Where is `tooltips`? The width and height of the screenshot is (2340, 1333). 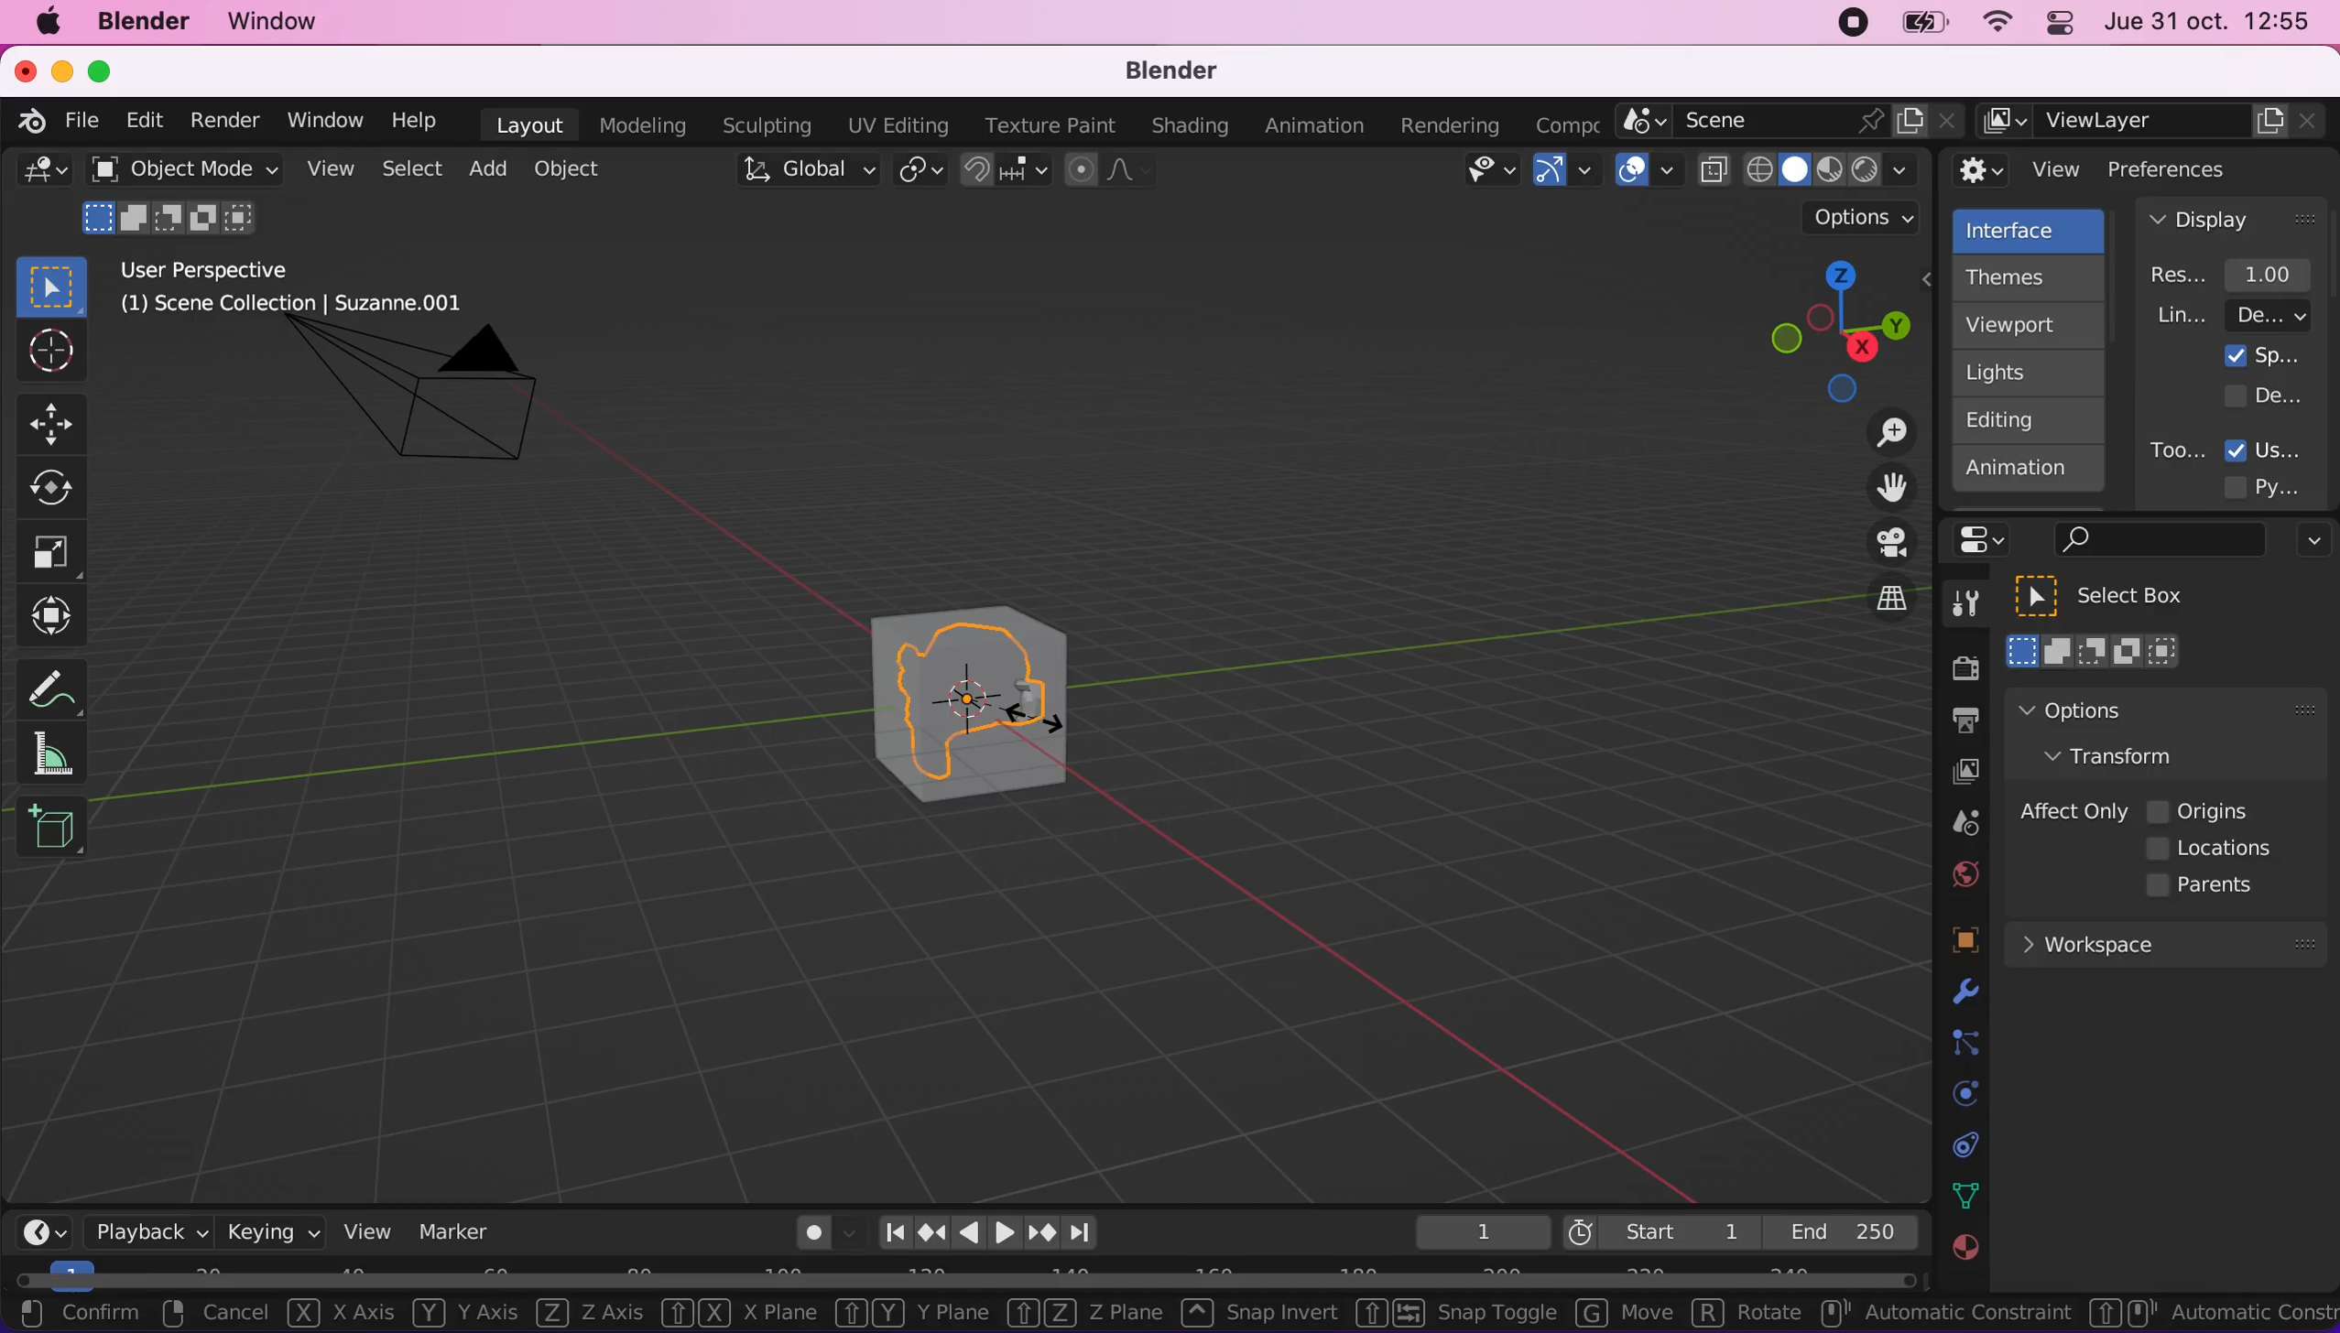
tooltips is located at coordinates (2176, 450).